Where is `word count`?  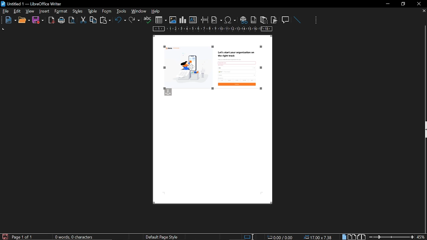 word count is located at coordinates (76, 237).